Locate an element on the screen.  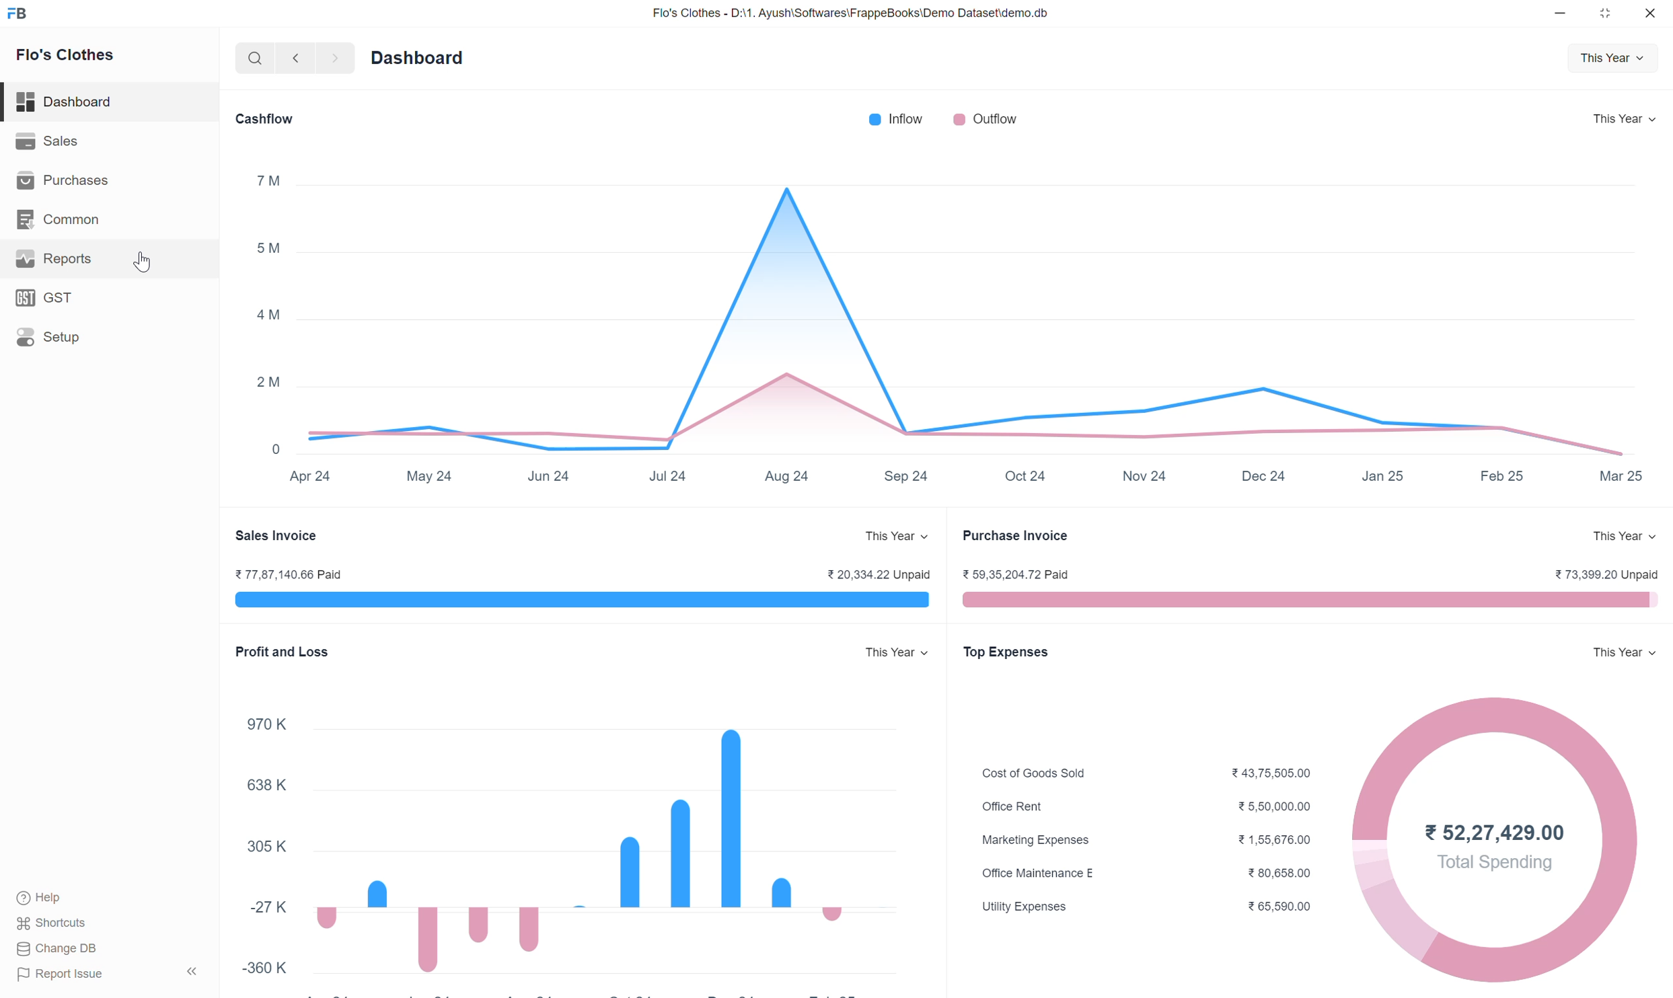
FB is located at coordinates (30, 15).